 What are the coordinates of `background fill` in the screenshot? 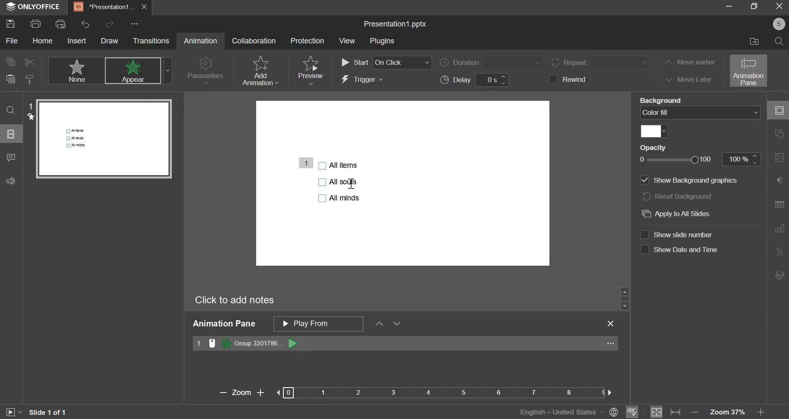 It's located at (701, 112).